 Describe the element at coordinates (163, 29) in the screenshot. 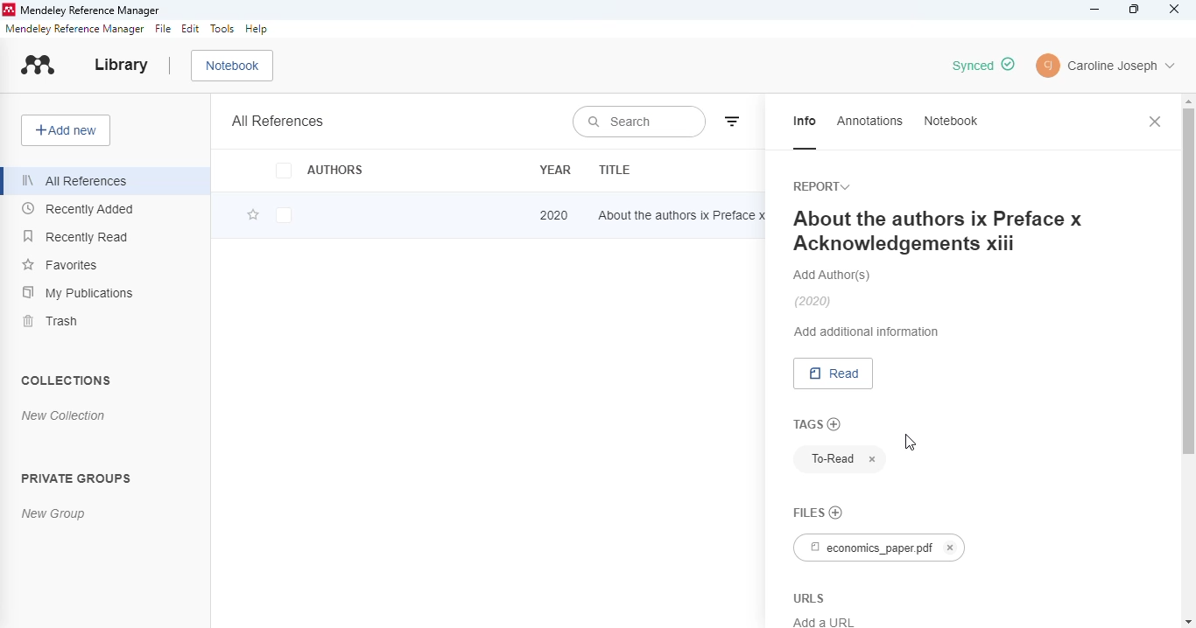

I see `file` at that location.